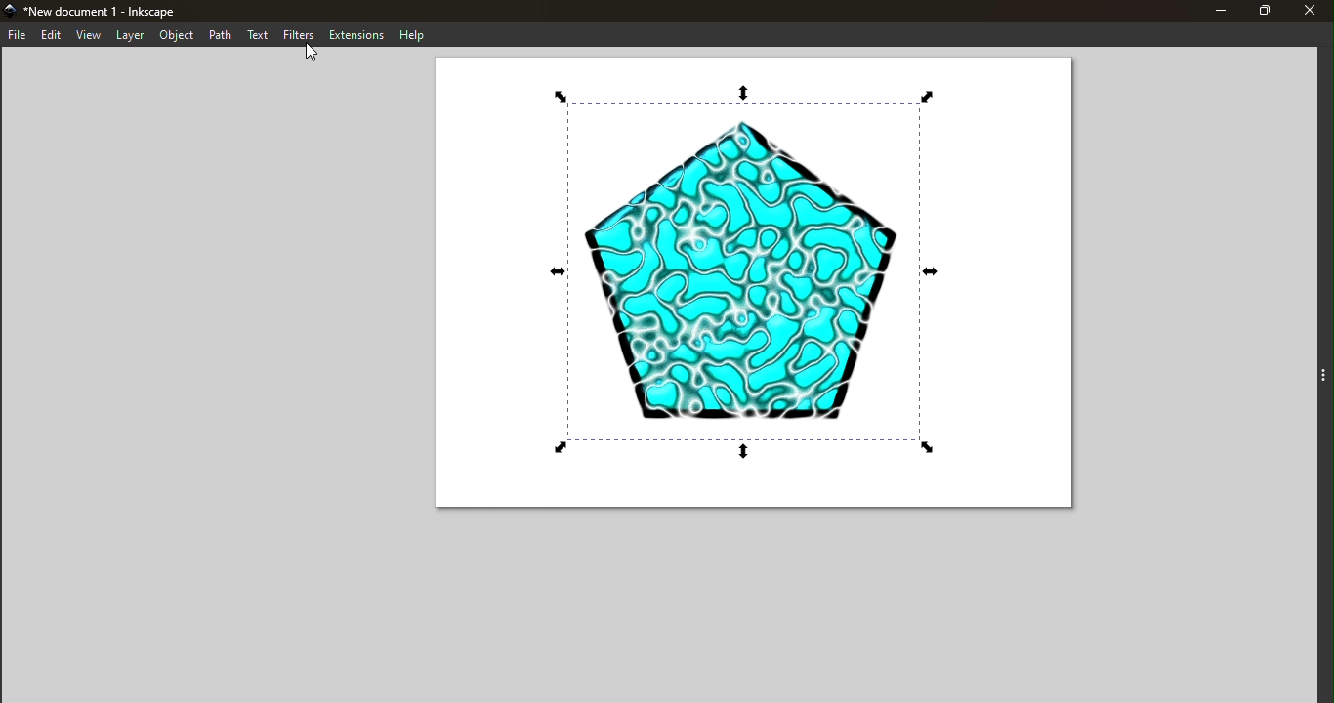 This screenshot has width=1334, height=703. Describe the element at coordinates (259, 36) in the screenshot. I see `Text` at that location.